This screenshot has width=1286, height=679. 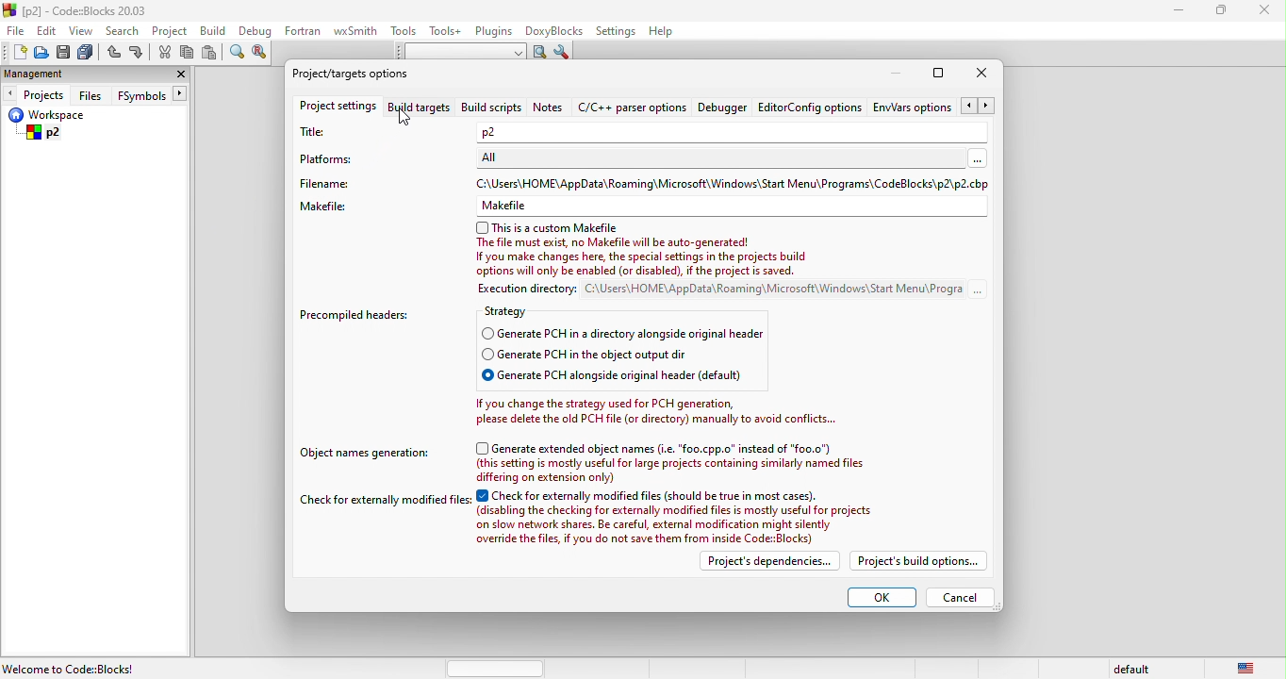 I want to click on tools, so click(x=404, y=31).